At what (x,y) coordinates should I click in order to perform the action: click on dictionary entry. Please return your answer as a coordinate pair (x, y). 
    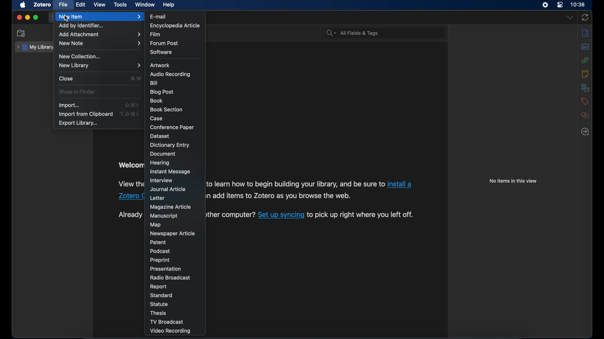
    Looking at the image, I should click on (170, 145).